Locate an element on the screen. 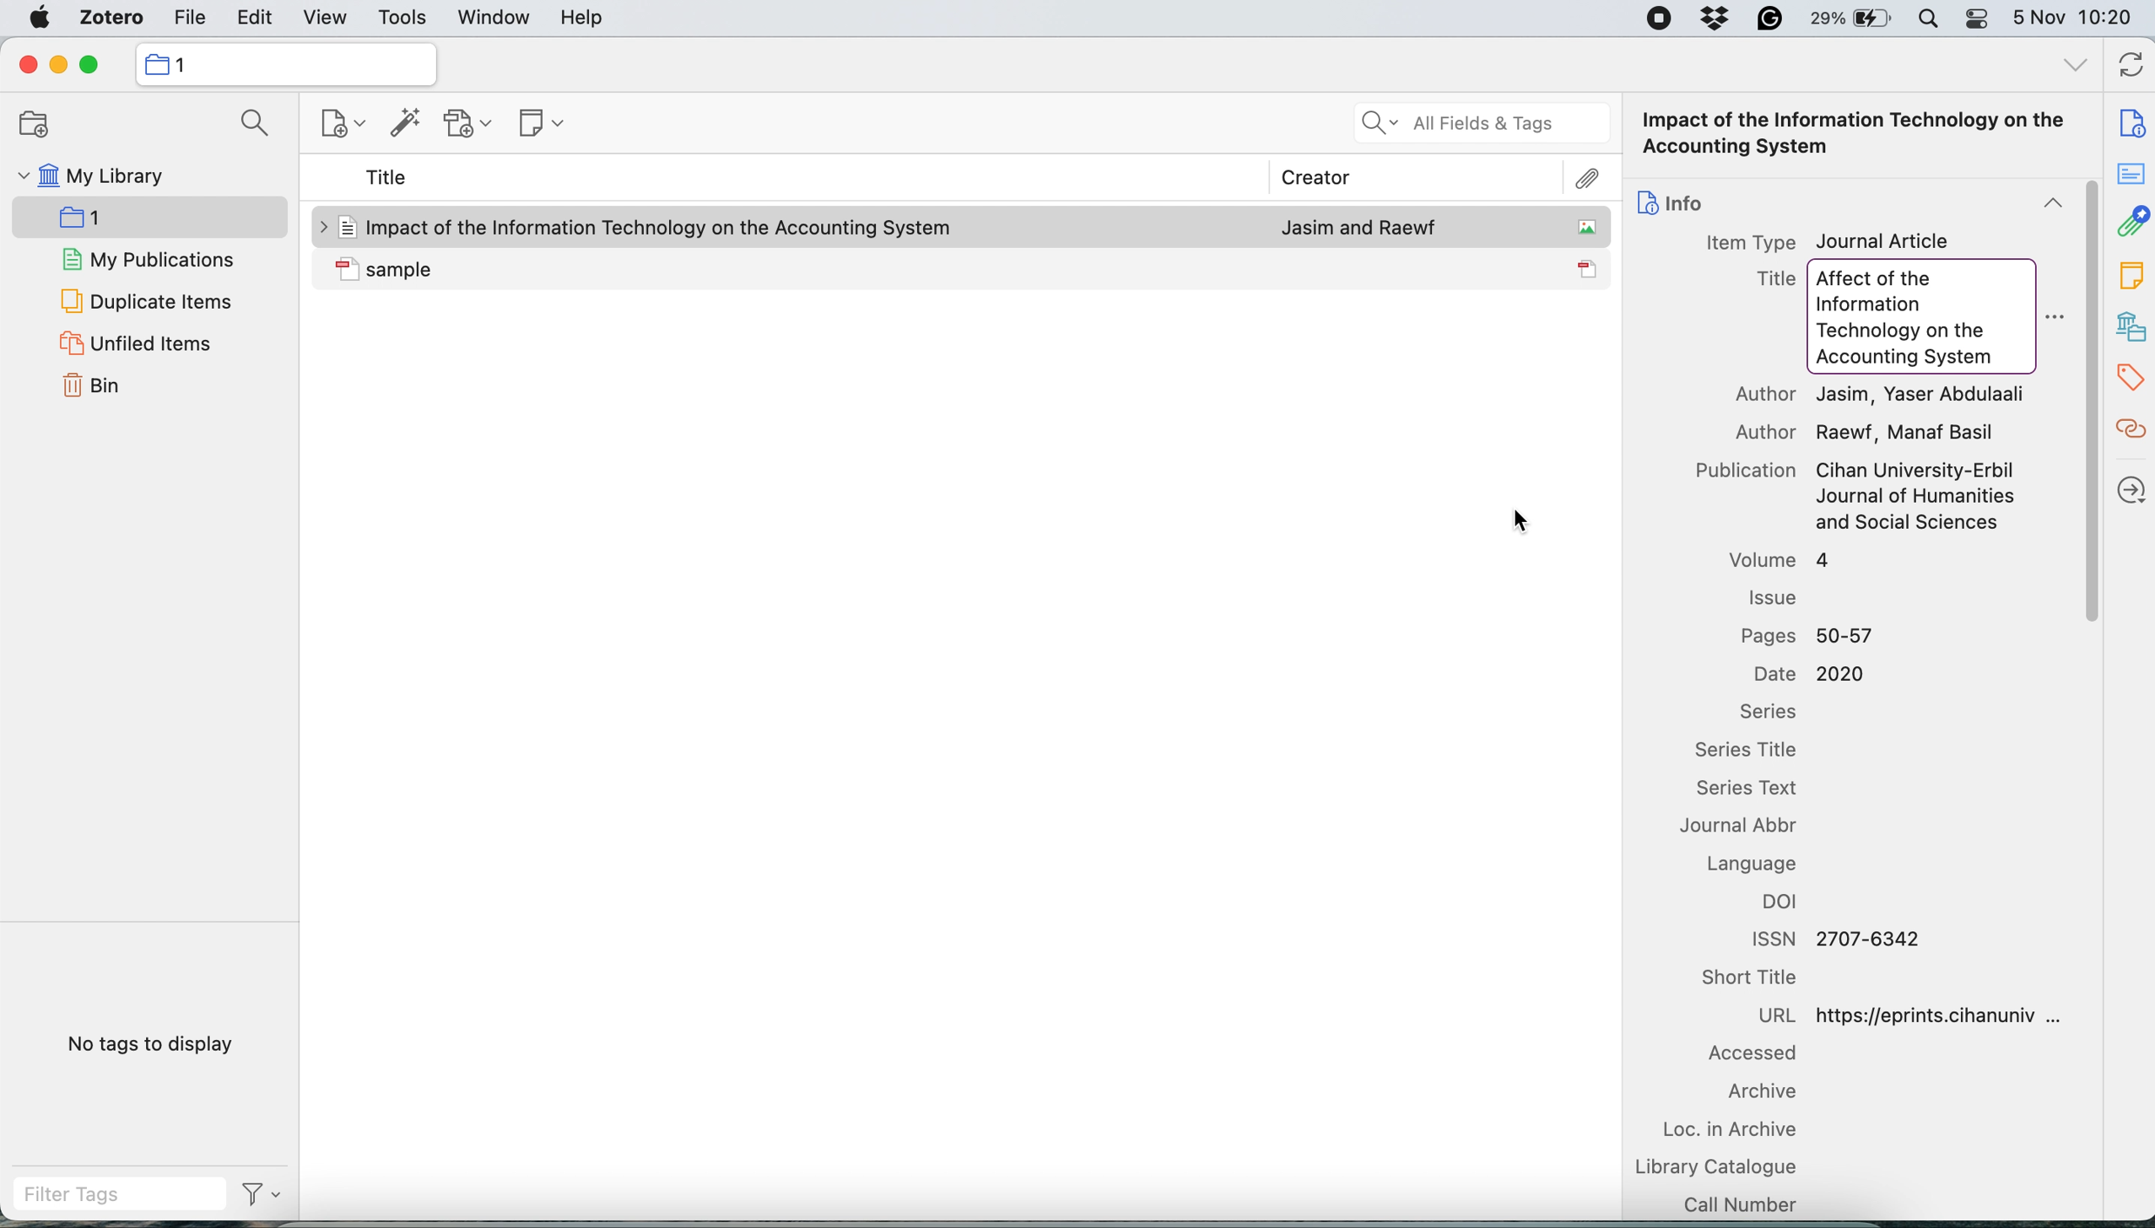  creator is located at coordinates (1316, 176).